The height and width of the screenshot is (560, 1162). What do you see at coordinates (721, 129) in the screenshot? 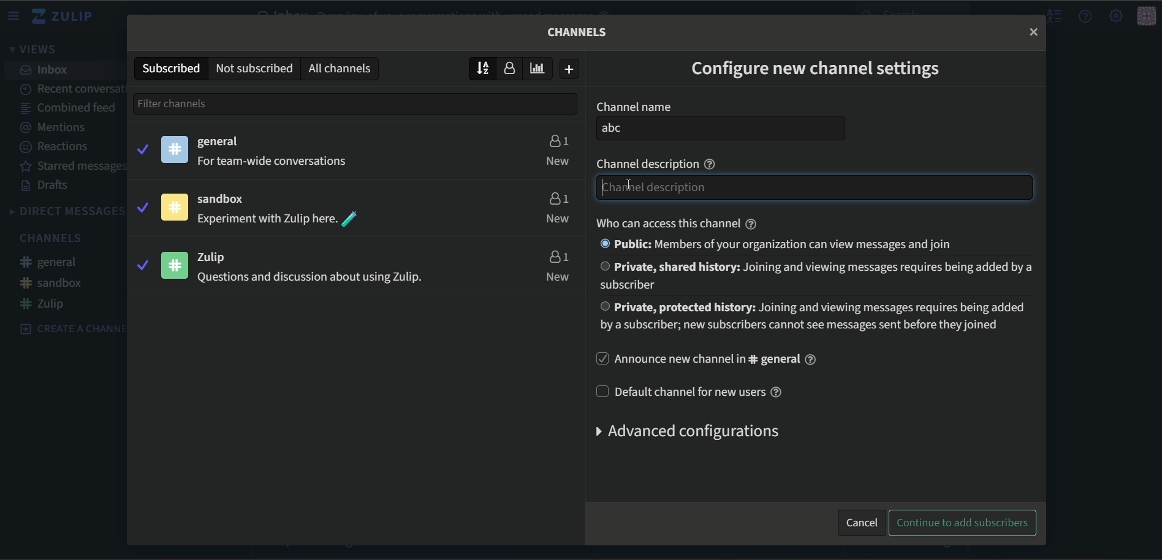
I see `abc` at bounding box center [721, 129].